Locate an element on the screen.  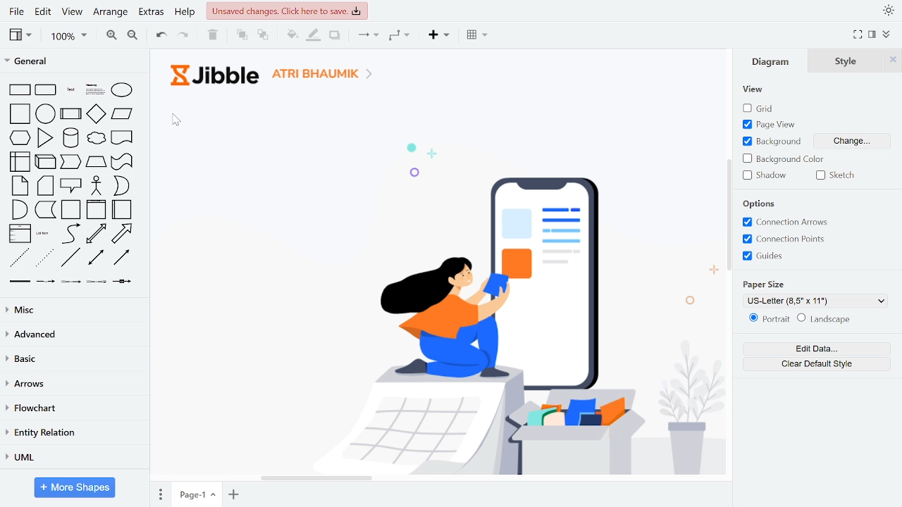
delete is located at coordinates (214, 36).